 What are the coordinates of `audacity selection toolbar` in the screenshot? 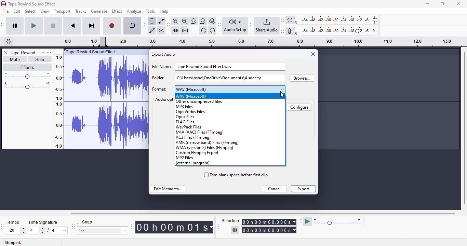 It's located at (257, 225).